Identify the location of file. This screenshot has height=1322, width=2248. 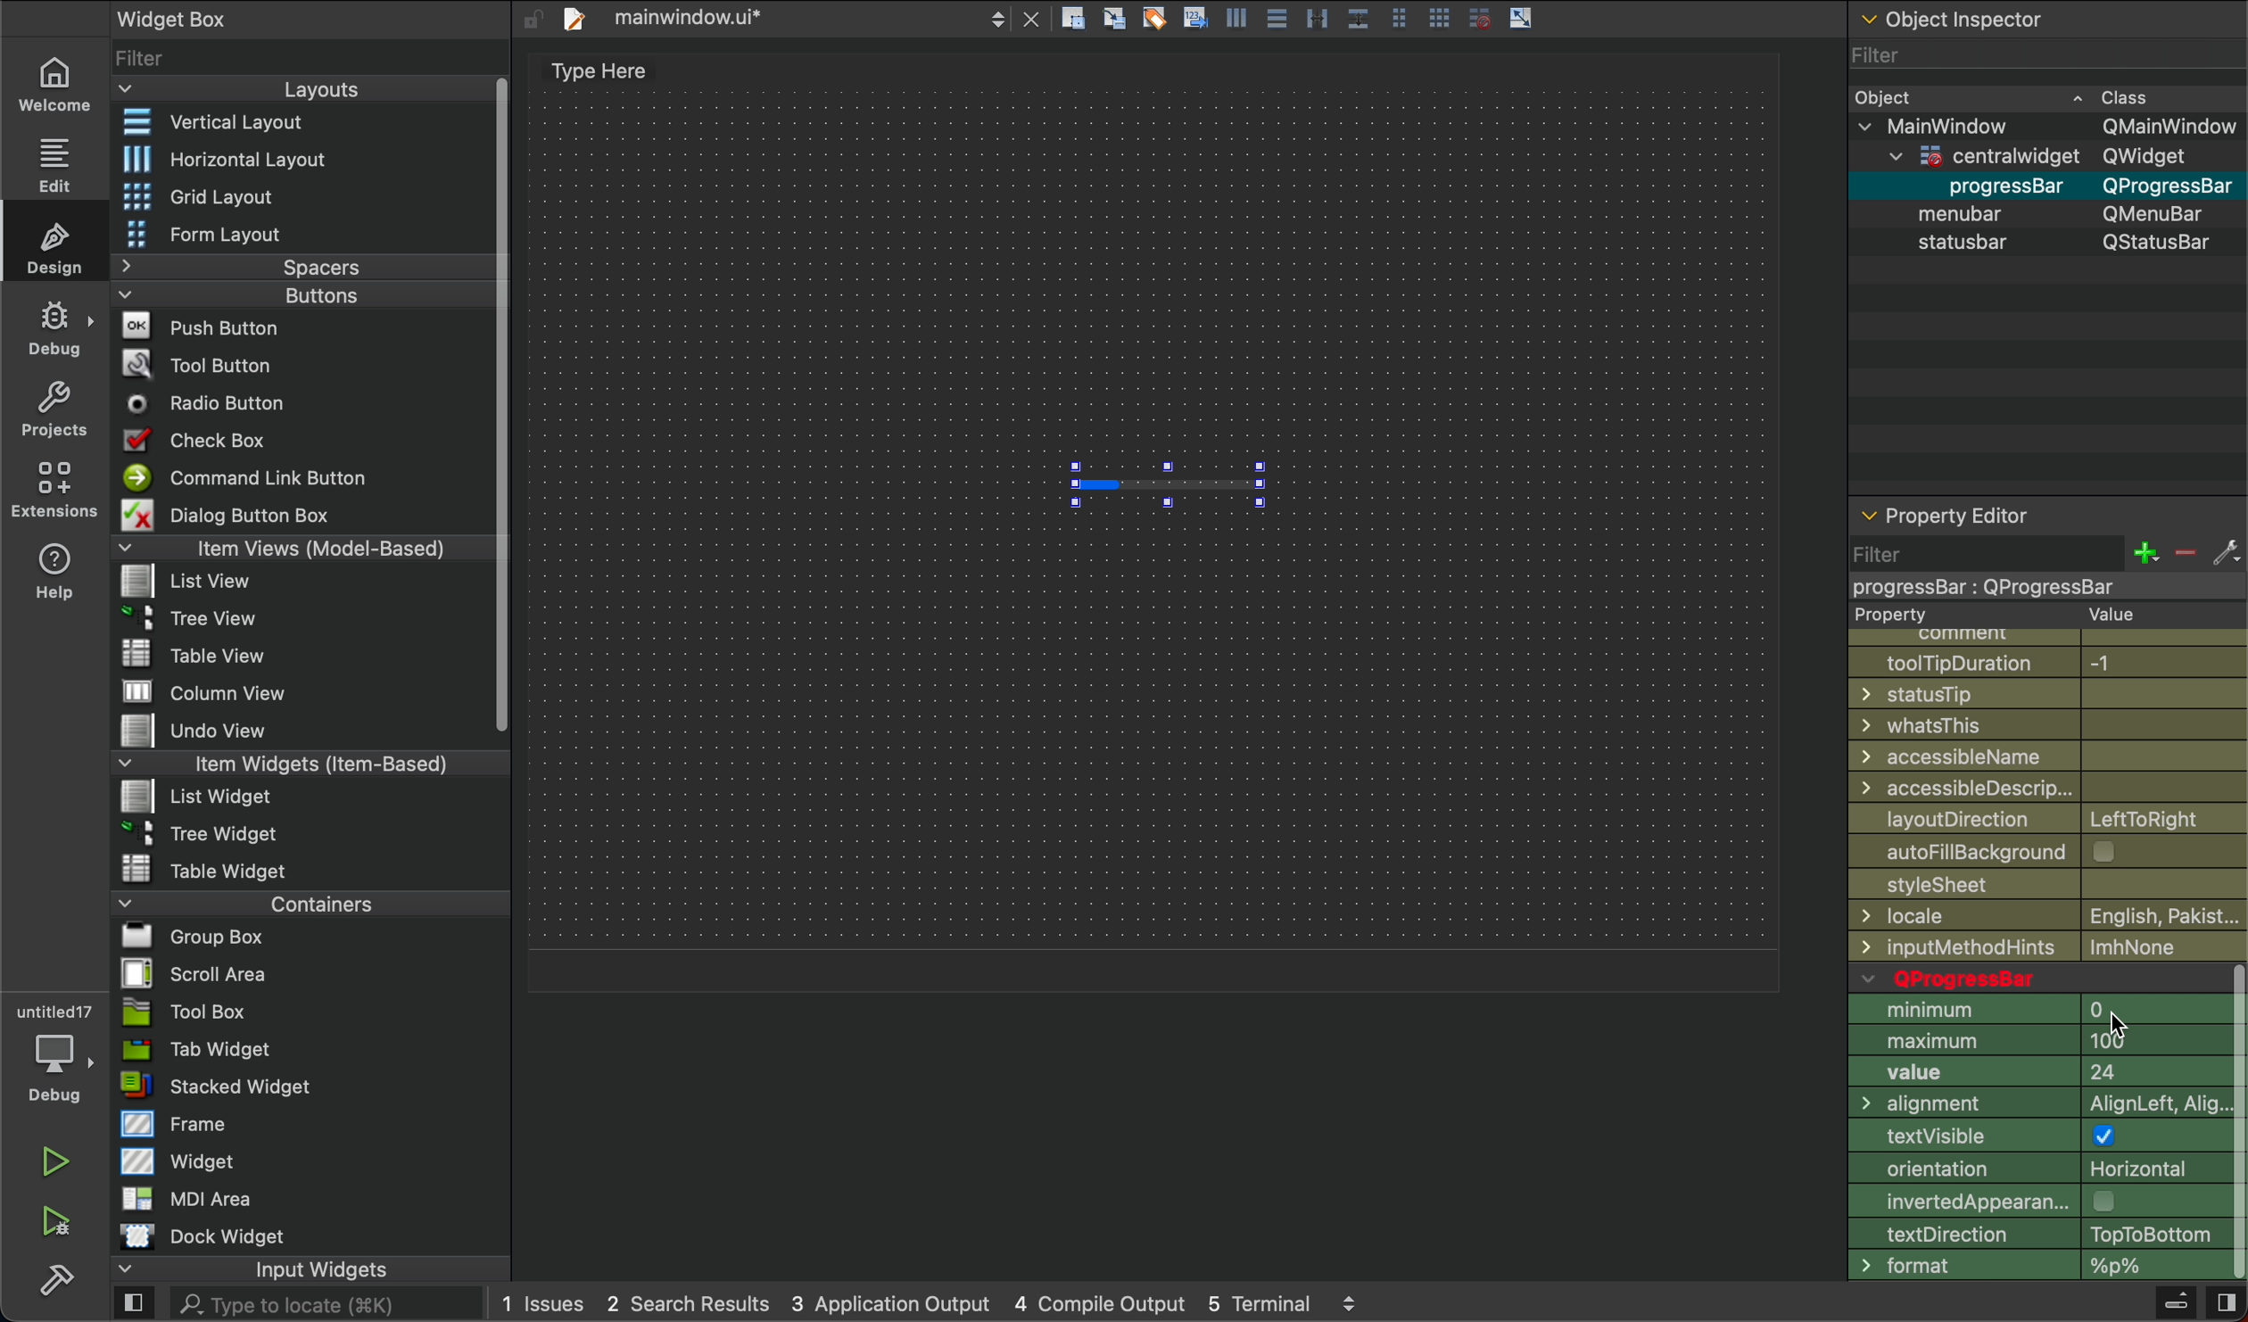
(2046, 888).